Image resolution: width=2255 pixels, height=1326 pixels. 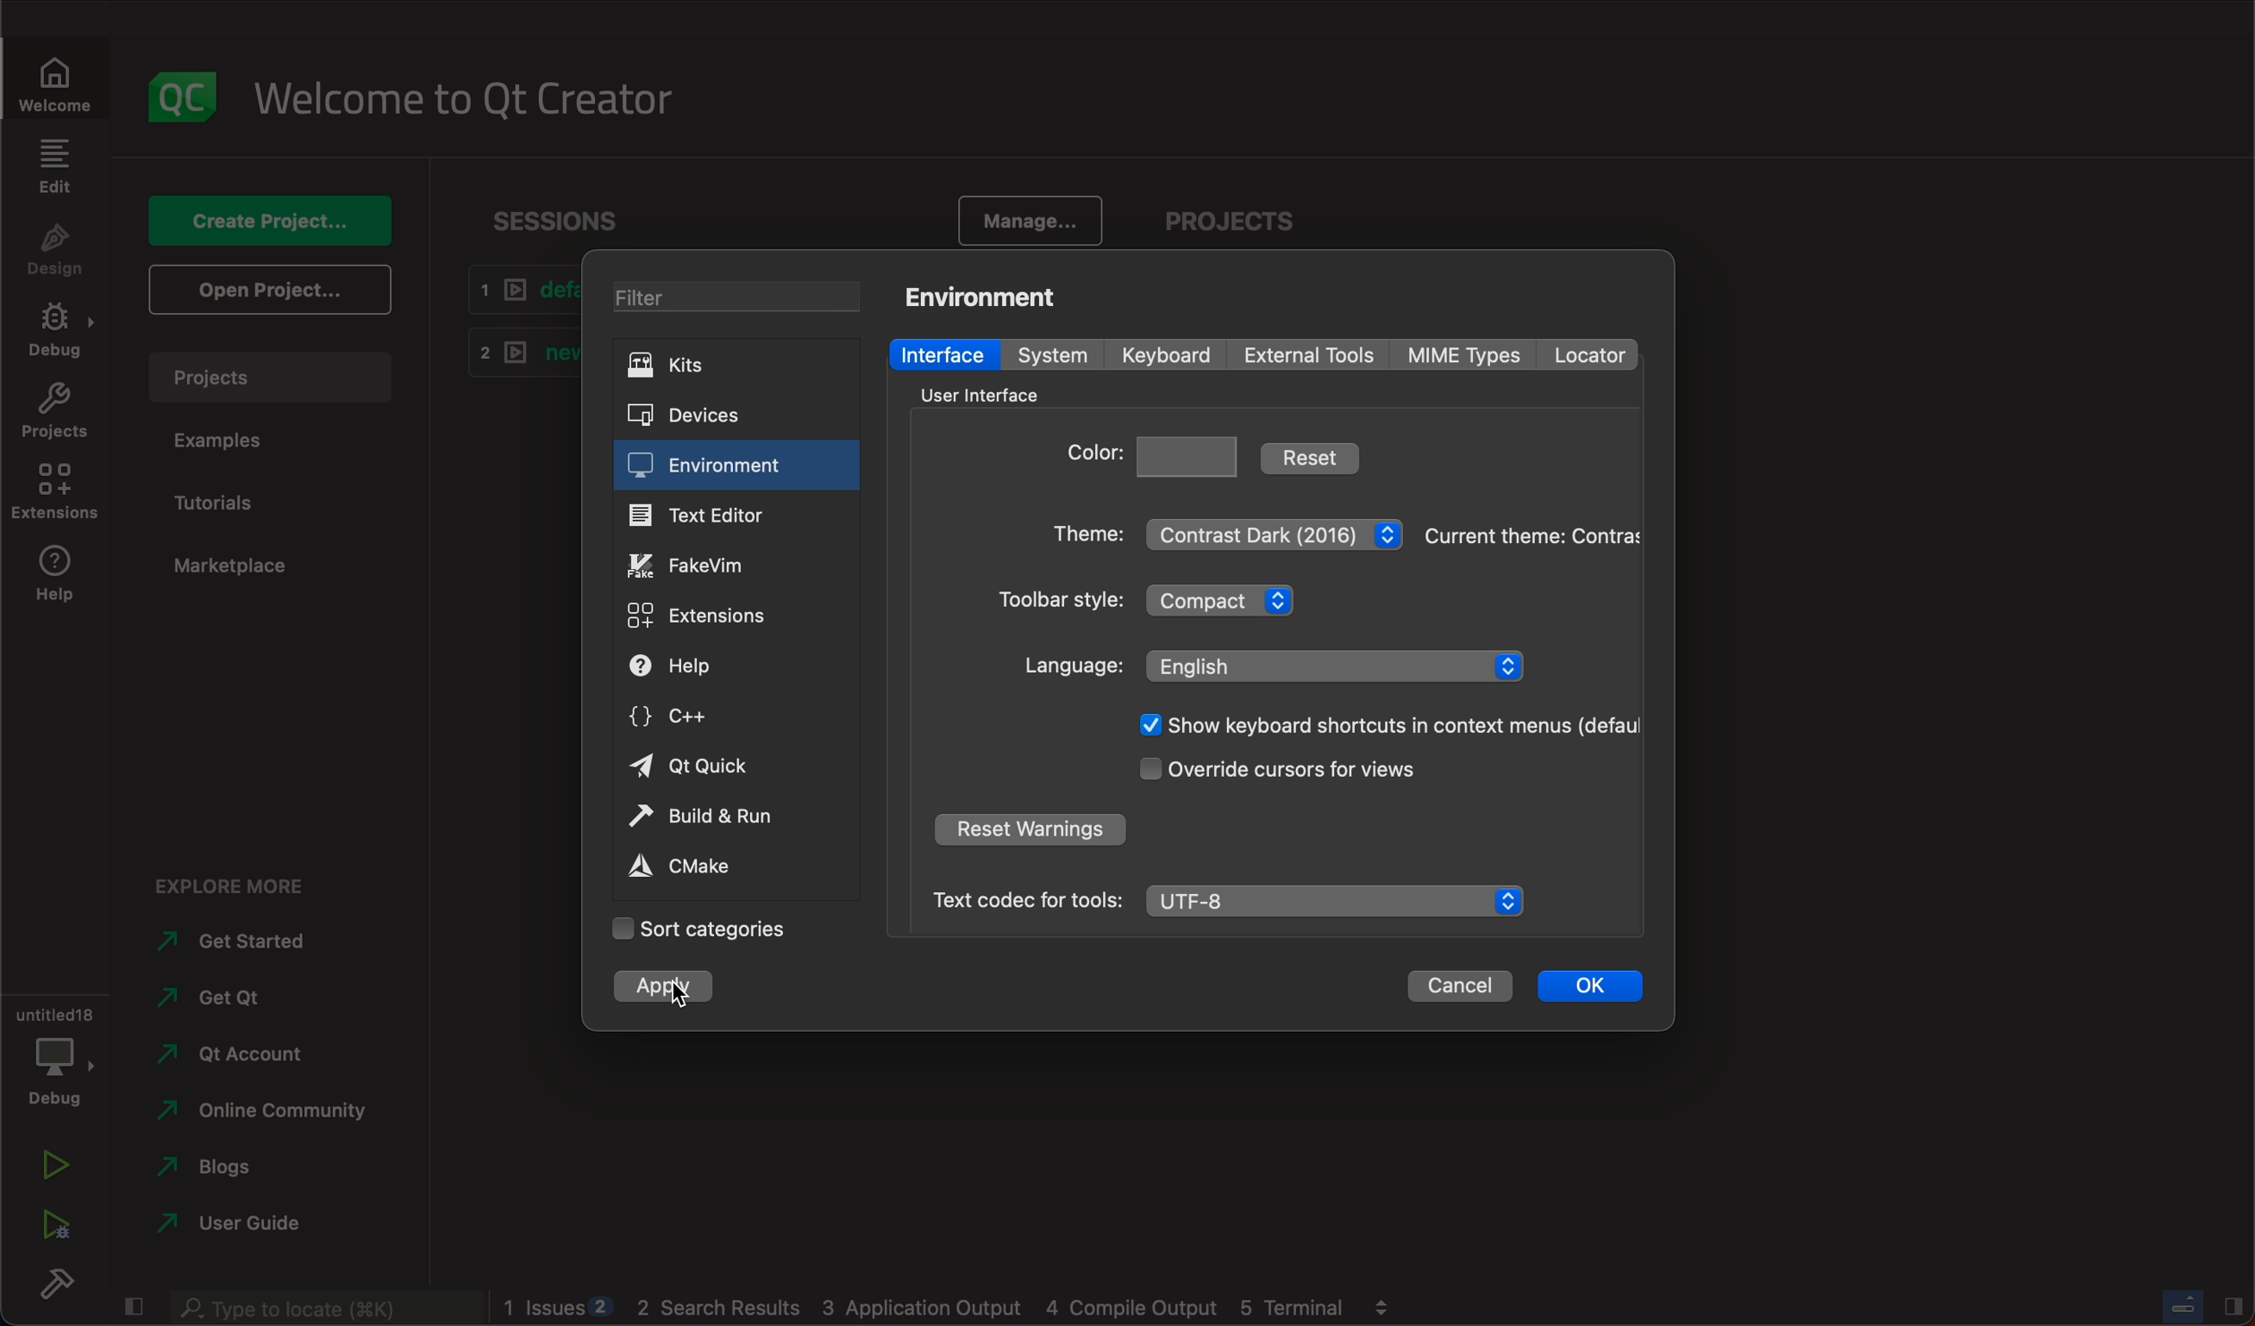 I want to click on run, so click(x=51, y=1168).